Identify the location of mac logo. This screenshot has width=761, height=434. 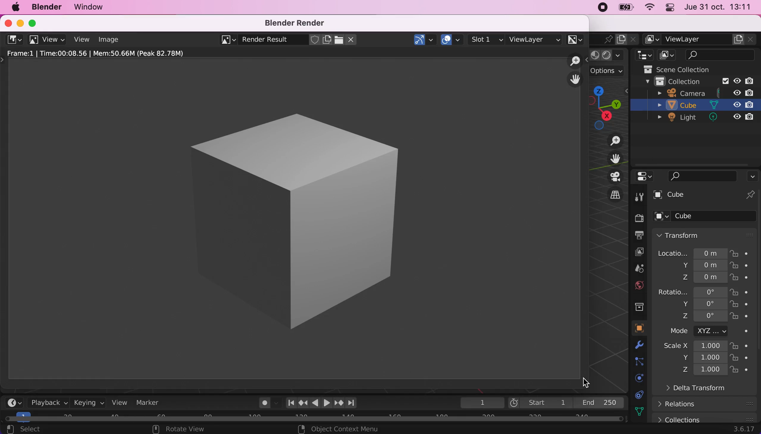
(13, 7).